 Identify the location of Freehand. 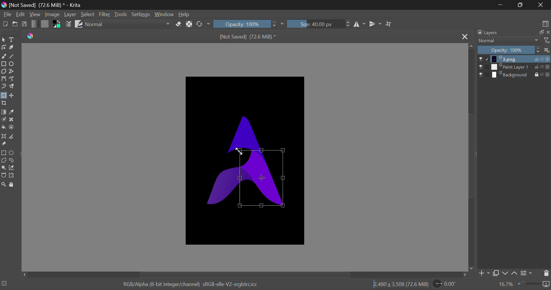
(4, 55).